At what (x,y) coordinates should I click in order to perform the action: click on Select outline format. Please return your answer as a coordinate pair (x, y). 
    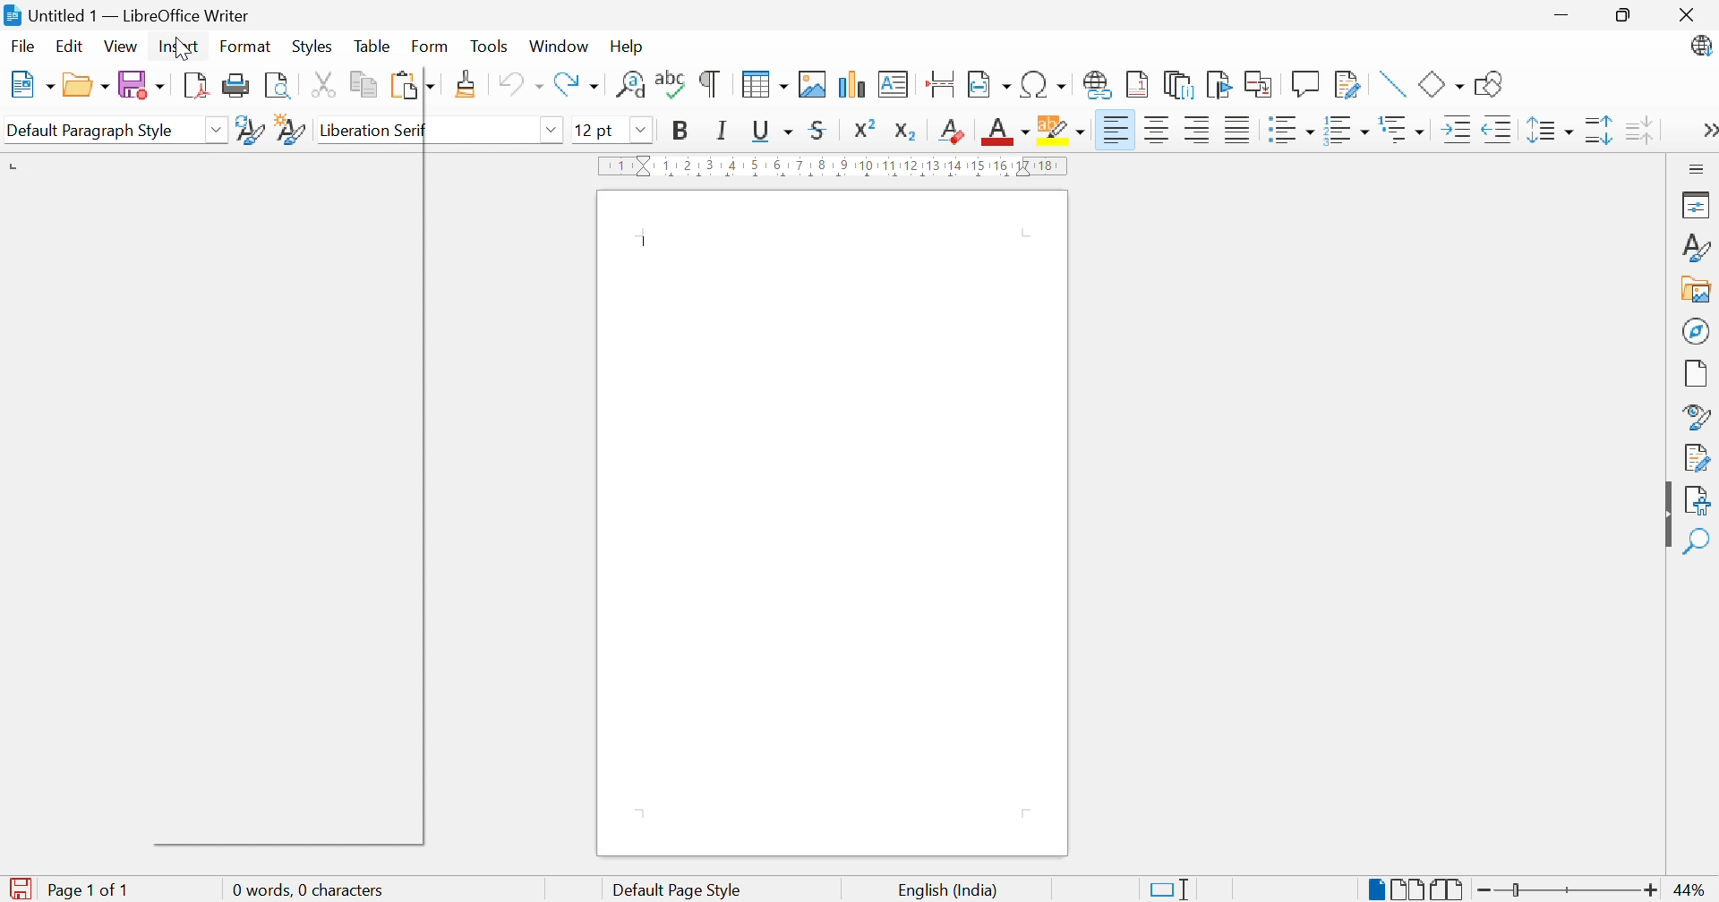
    Looking at the image, I should click on (1405, 131).